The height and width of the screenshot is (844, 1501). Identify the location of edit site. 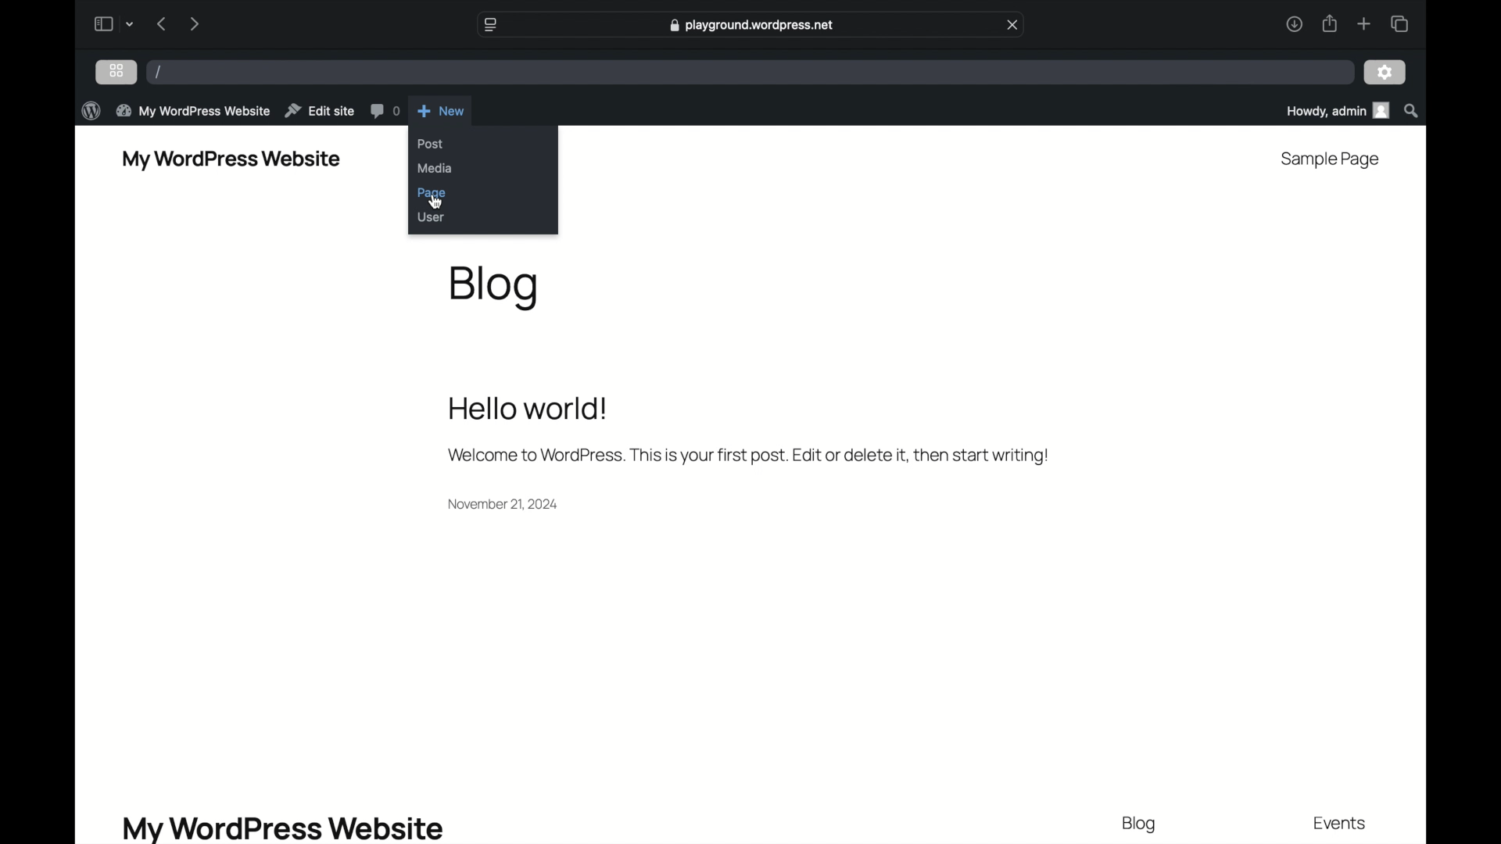
(320, 110).